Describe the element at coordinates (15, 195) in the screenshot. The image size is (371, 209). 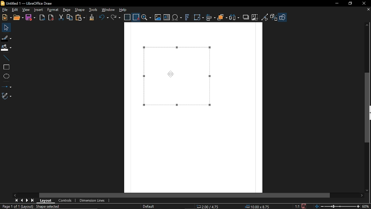
I see `Move right` at that location.